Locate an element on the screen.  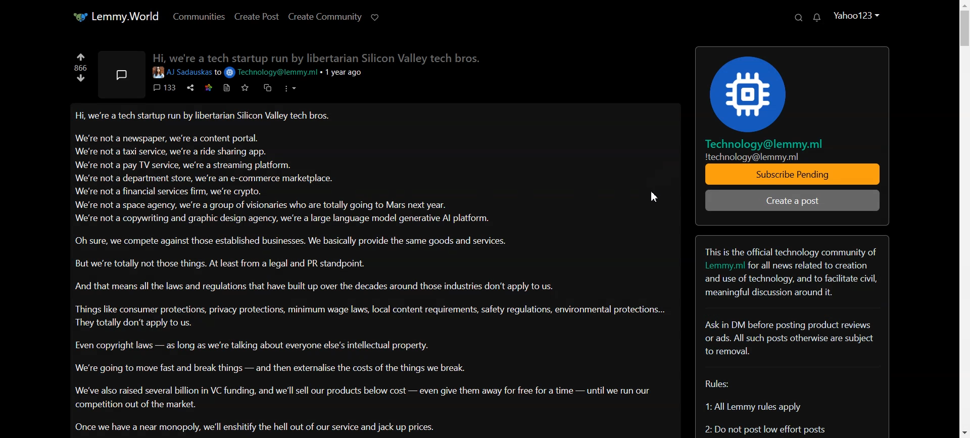
Lemmy.world is located at coordinates (115, 16).